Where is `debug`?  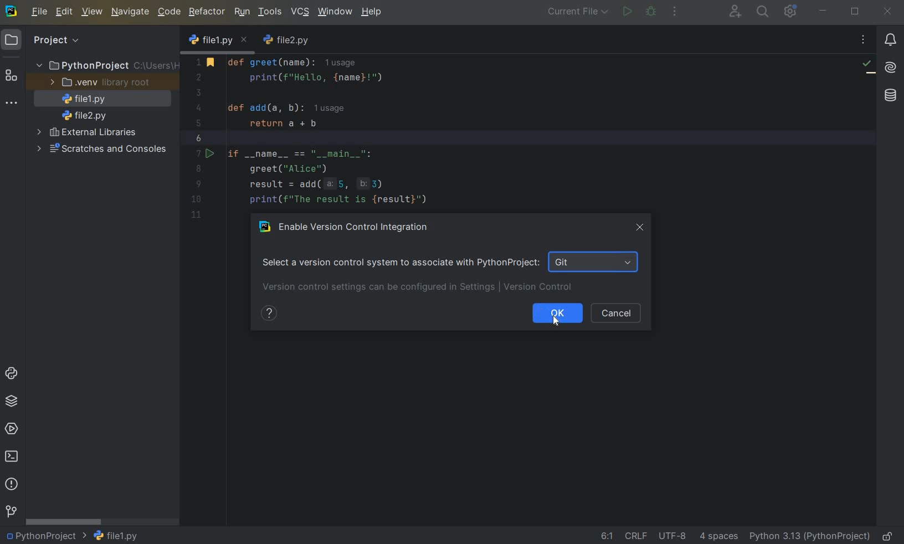
debug is located at coordinates (651, 12).